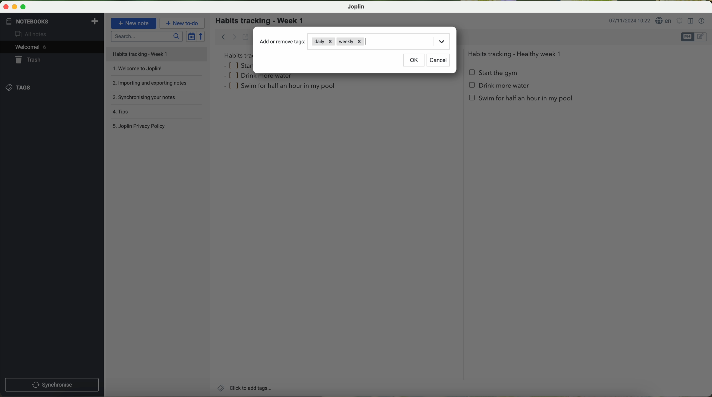  I want to click on forward, so click(234, 37).